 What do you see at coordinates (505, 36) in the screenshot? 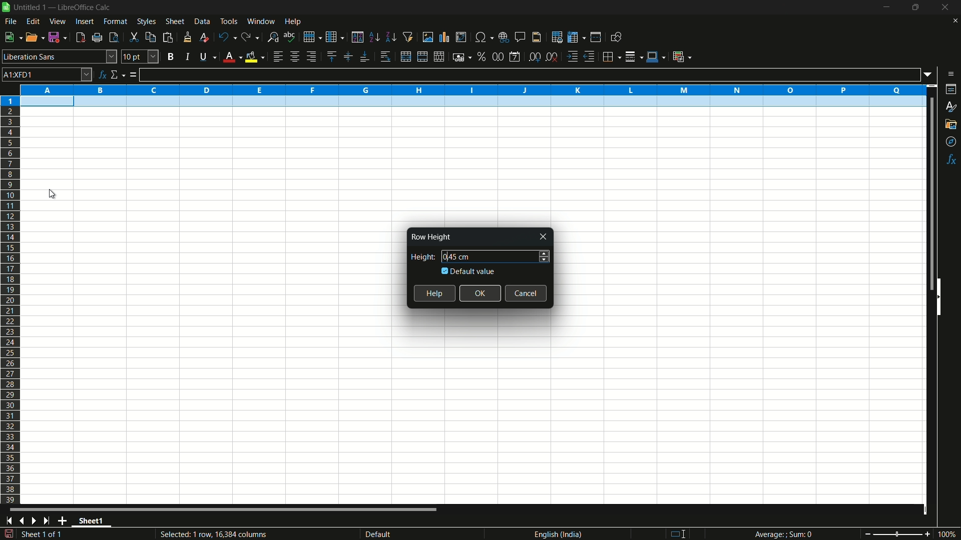
I see `insert hyperlink` at bounding box center [505, 36].